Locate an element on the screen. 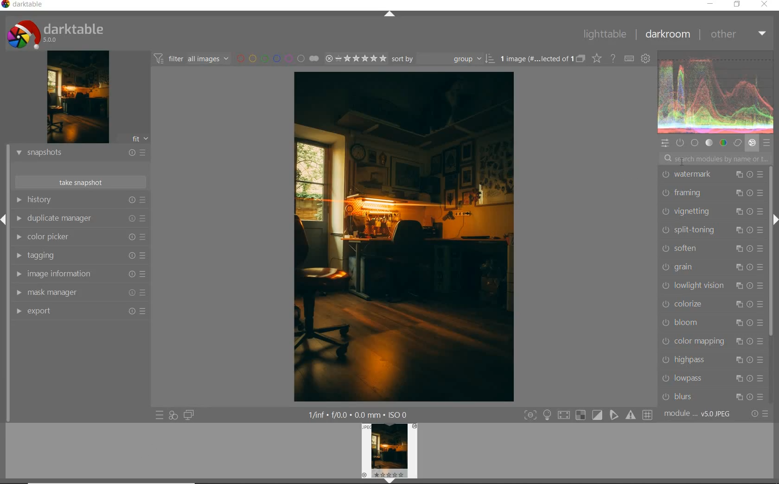 This screenshot has height=484, width=779. selected image is located at coordinates (405, 236).